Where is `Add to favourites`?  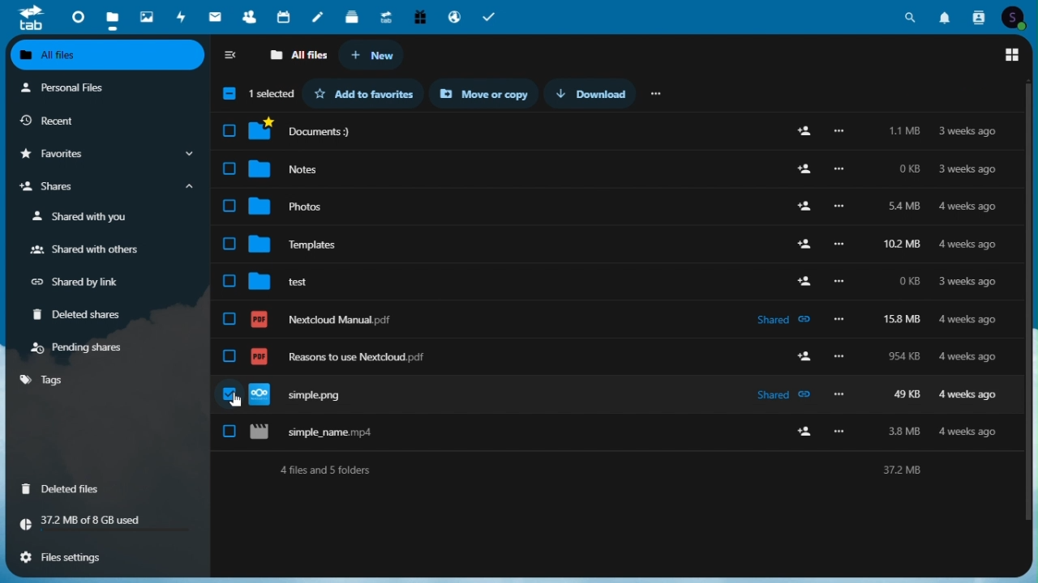 Add to favourites is located at coordinates (370, 93).